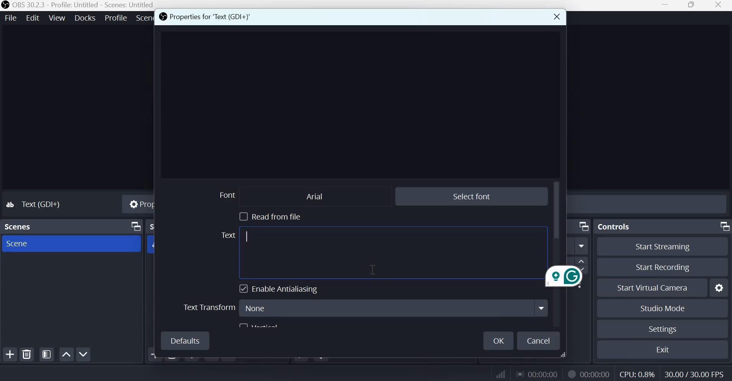  What do you see at coordinates (539, 342) in the screenshot?
I see `Cancel` at bounding box center [539, 342].